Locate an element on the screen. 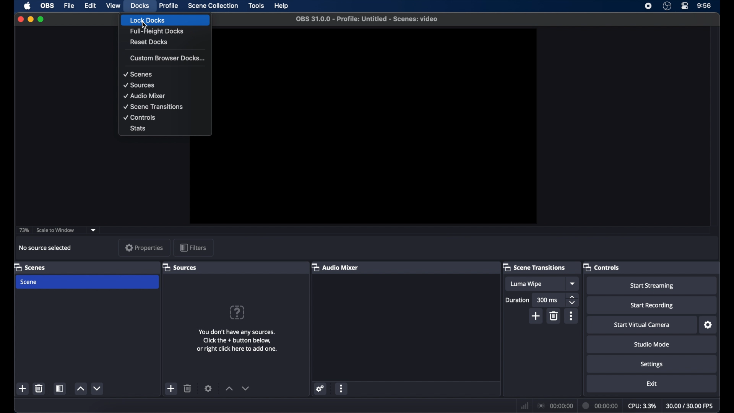 The width and height of the screenshot is (734, 413). full-height docks is located at coordinates (158, 32).